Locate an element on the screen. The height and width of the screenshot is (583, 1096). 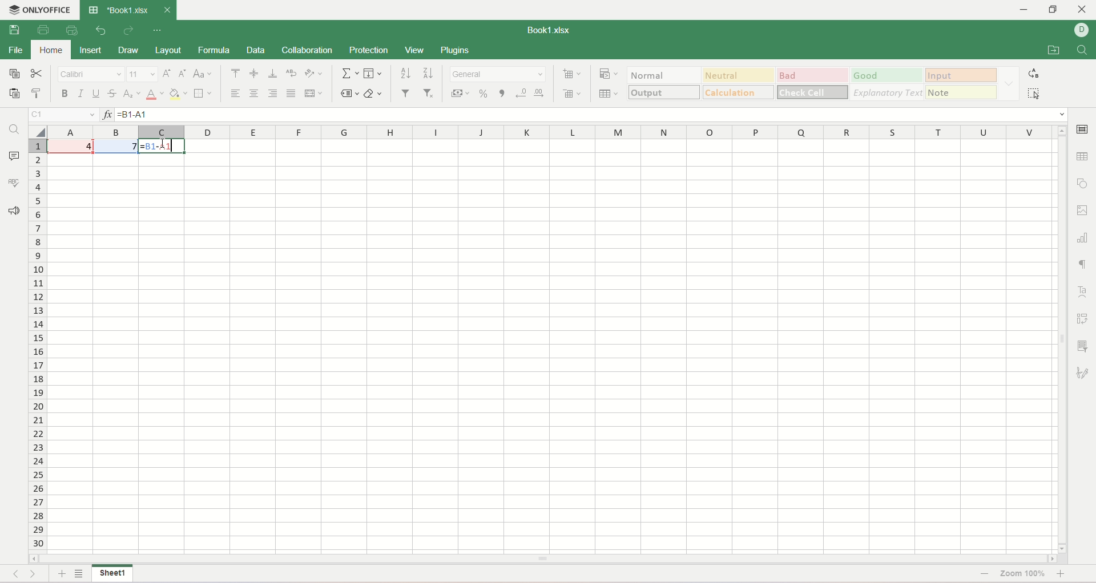
background color is located at coordinates (178, 93).